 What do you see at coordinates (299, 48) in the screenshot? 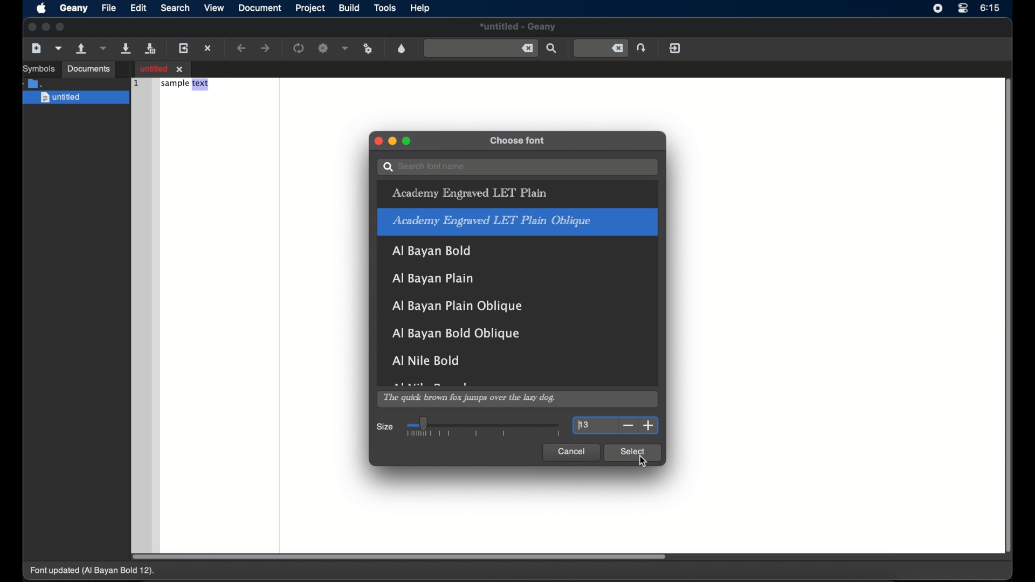
I see `compile the current file` at bounding box center [299, 48].